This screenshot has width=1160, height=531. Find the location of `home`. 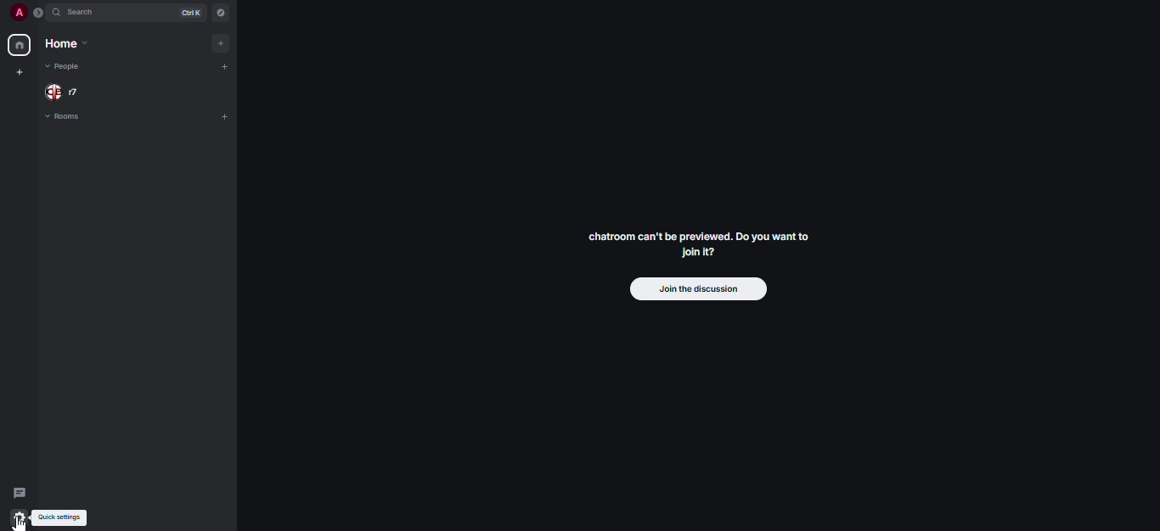

home is located at coordinates (20, 45).